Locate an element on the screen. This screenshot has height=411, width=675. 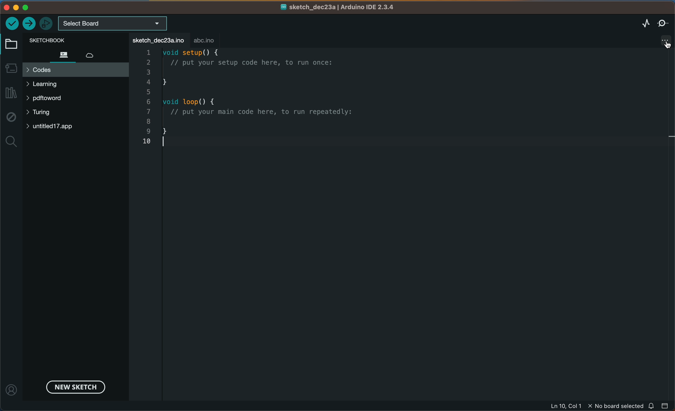
file settings is located at coordinates (657, 40).